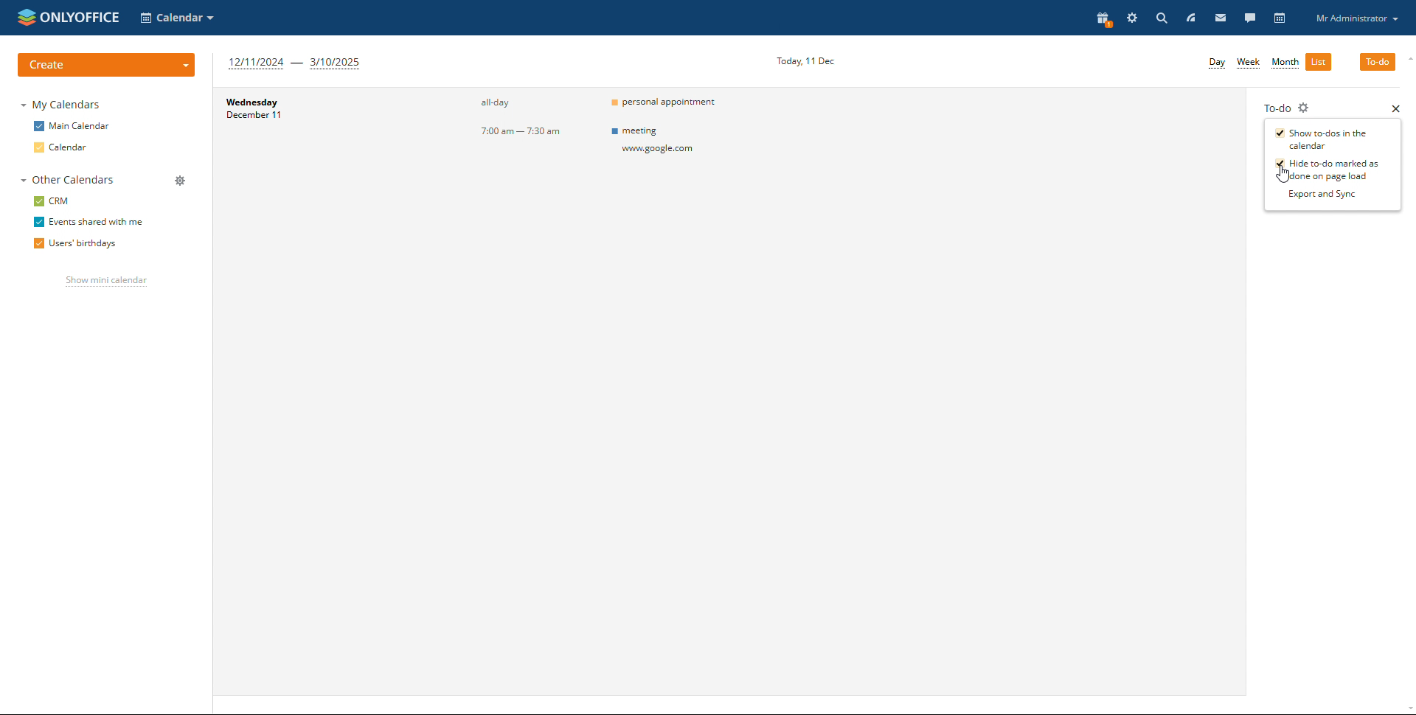  What do you see at coordinates (1133, 18) in the screenshot?
I see `settings` at bounding box center [1133, 18].